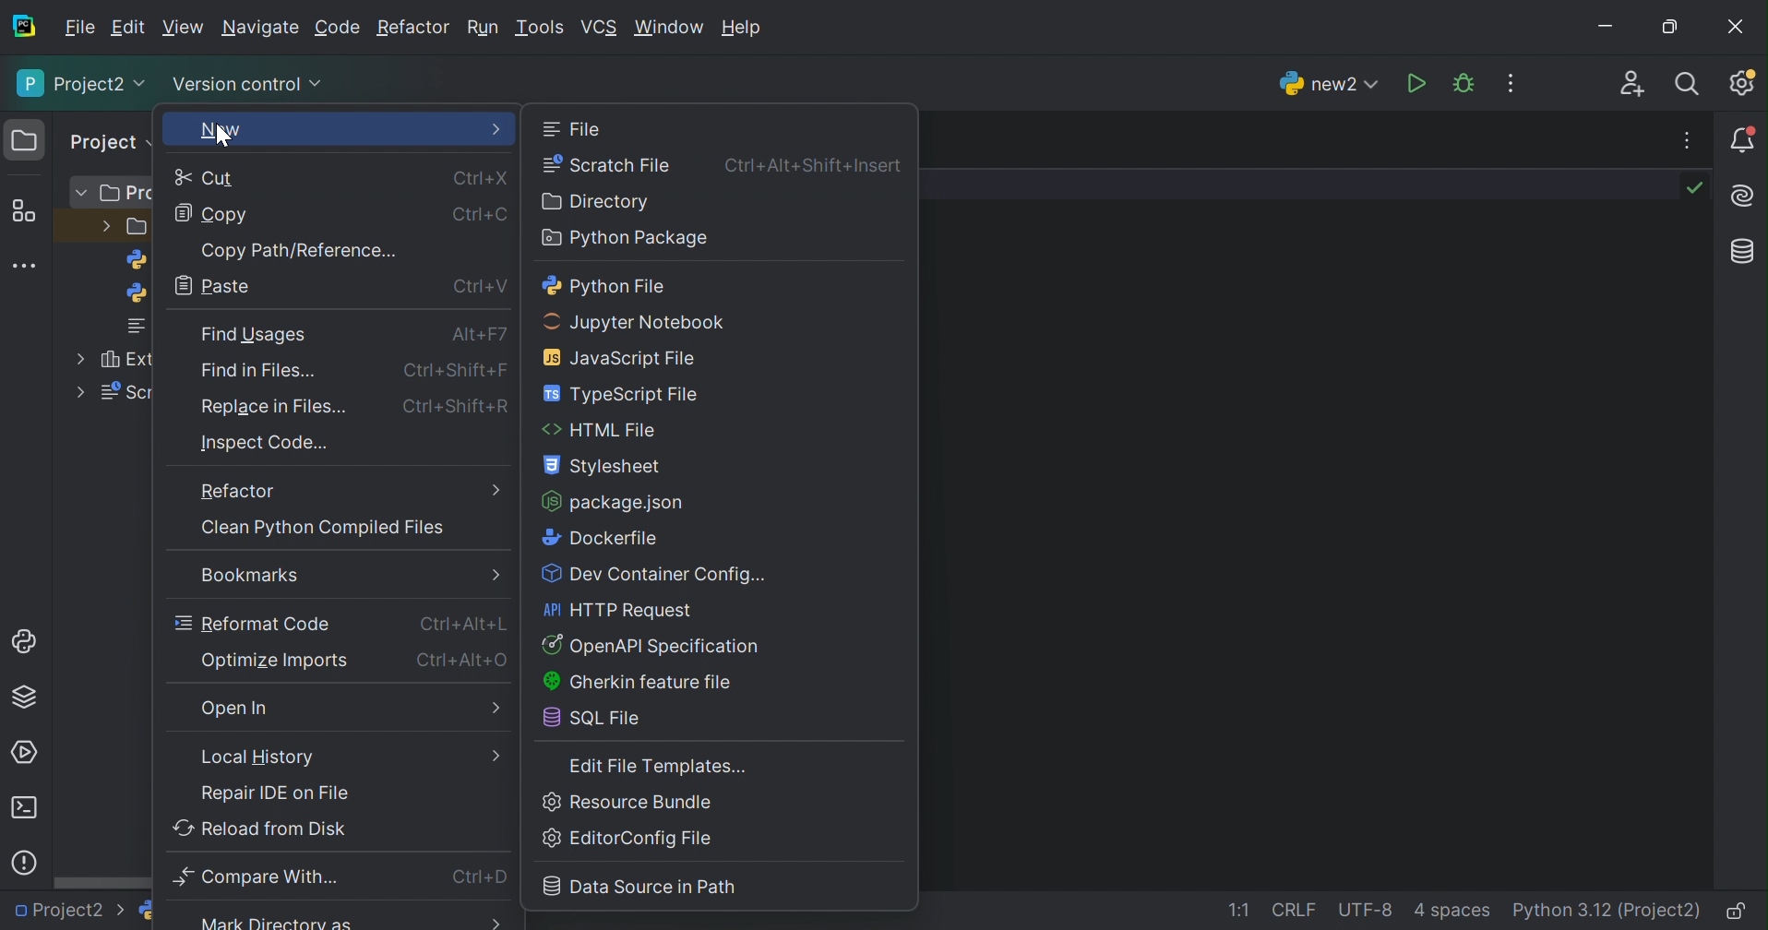  What do you see at coordinates (497, 130) in the screenshot?
I see `More` at bounding box center [497, 130].